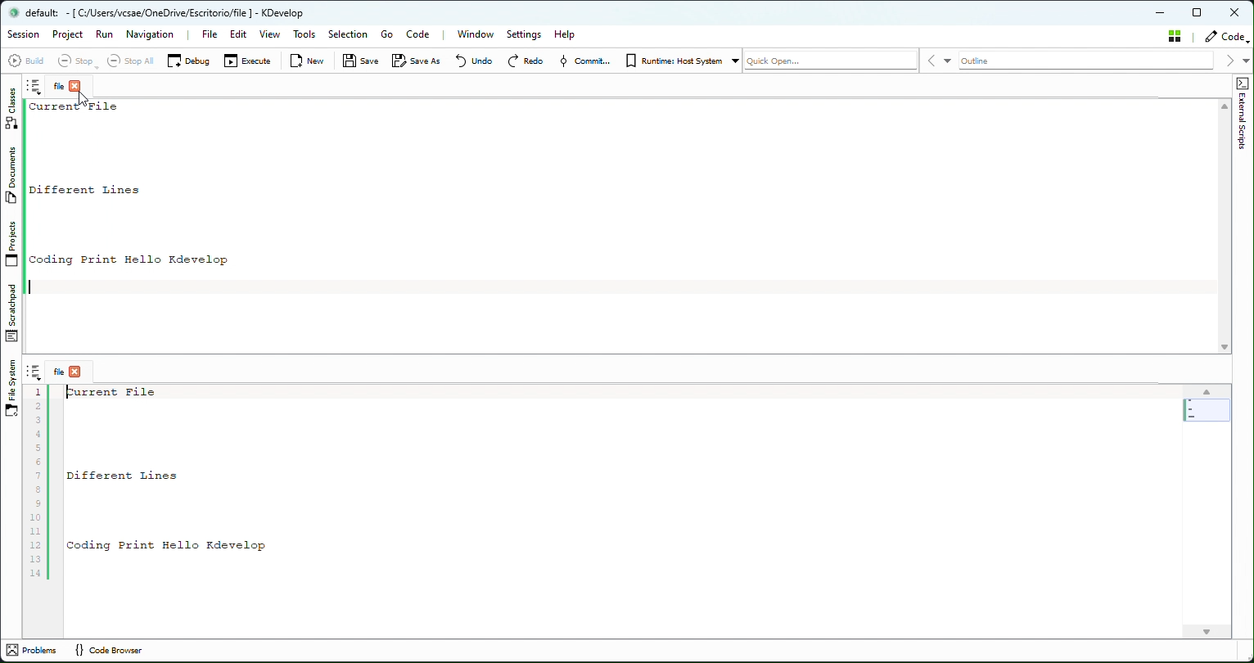 The height and width of the screenshot is (663, 1254). Describe the element at coordinates (417, 61) in the screenshot. I see `Save as` at that location.